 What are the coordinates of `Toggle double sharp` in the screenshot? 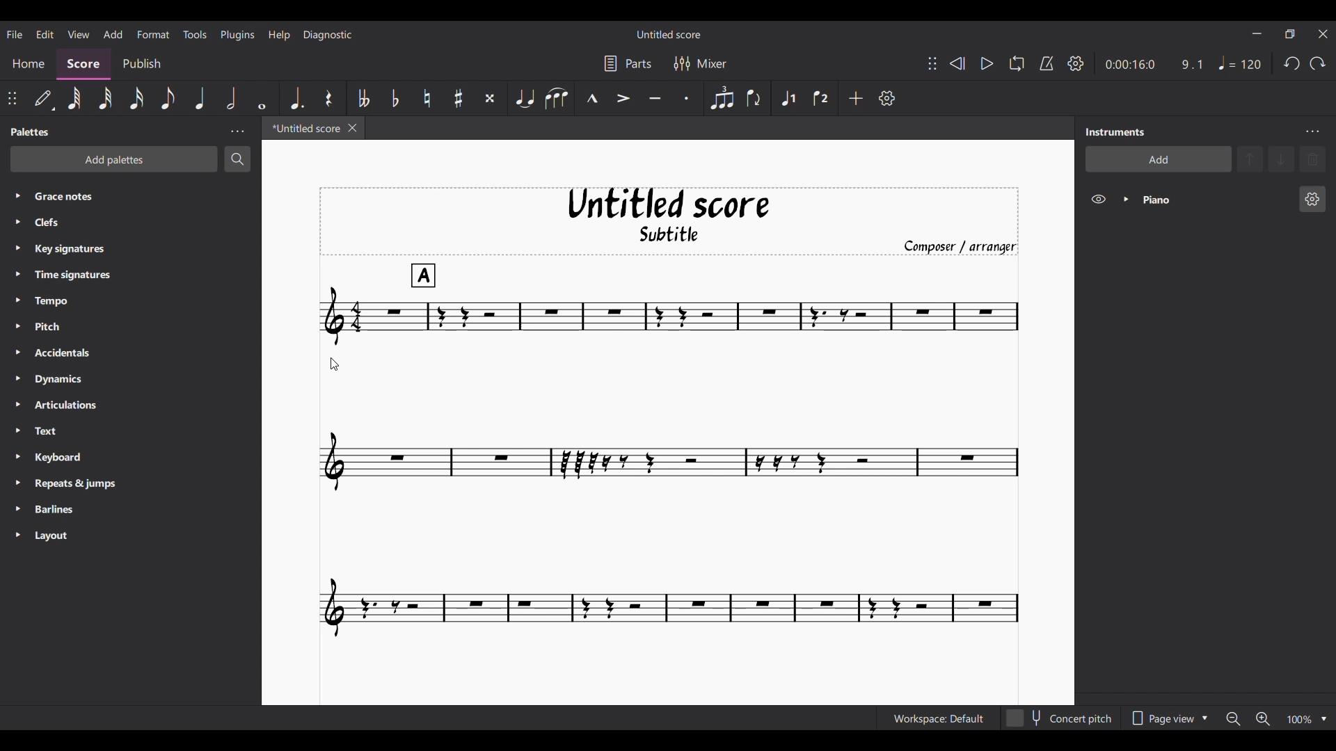 It's located at (490, 98).